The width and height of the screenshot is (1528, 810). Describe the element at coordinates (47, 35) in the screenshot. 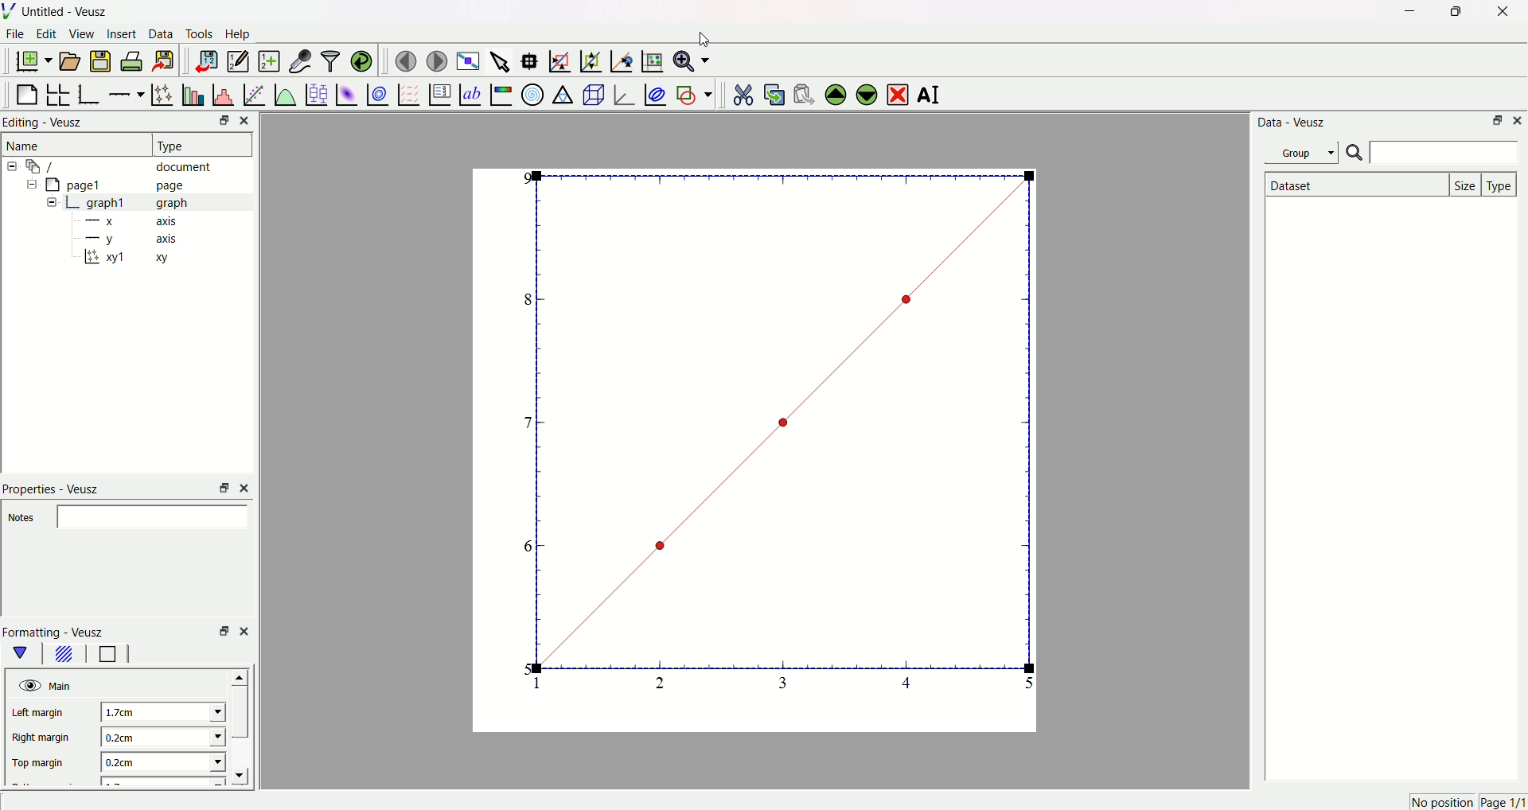

I see `Edit` at that location.